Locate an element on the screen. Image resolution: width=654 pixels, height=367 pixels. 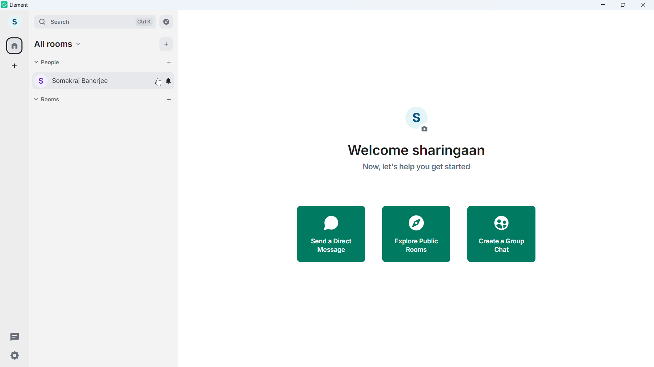
people  is located at coordinates (47, 62).